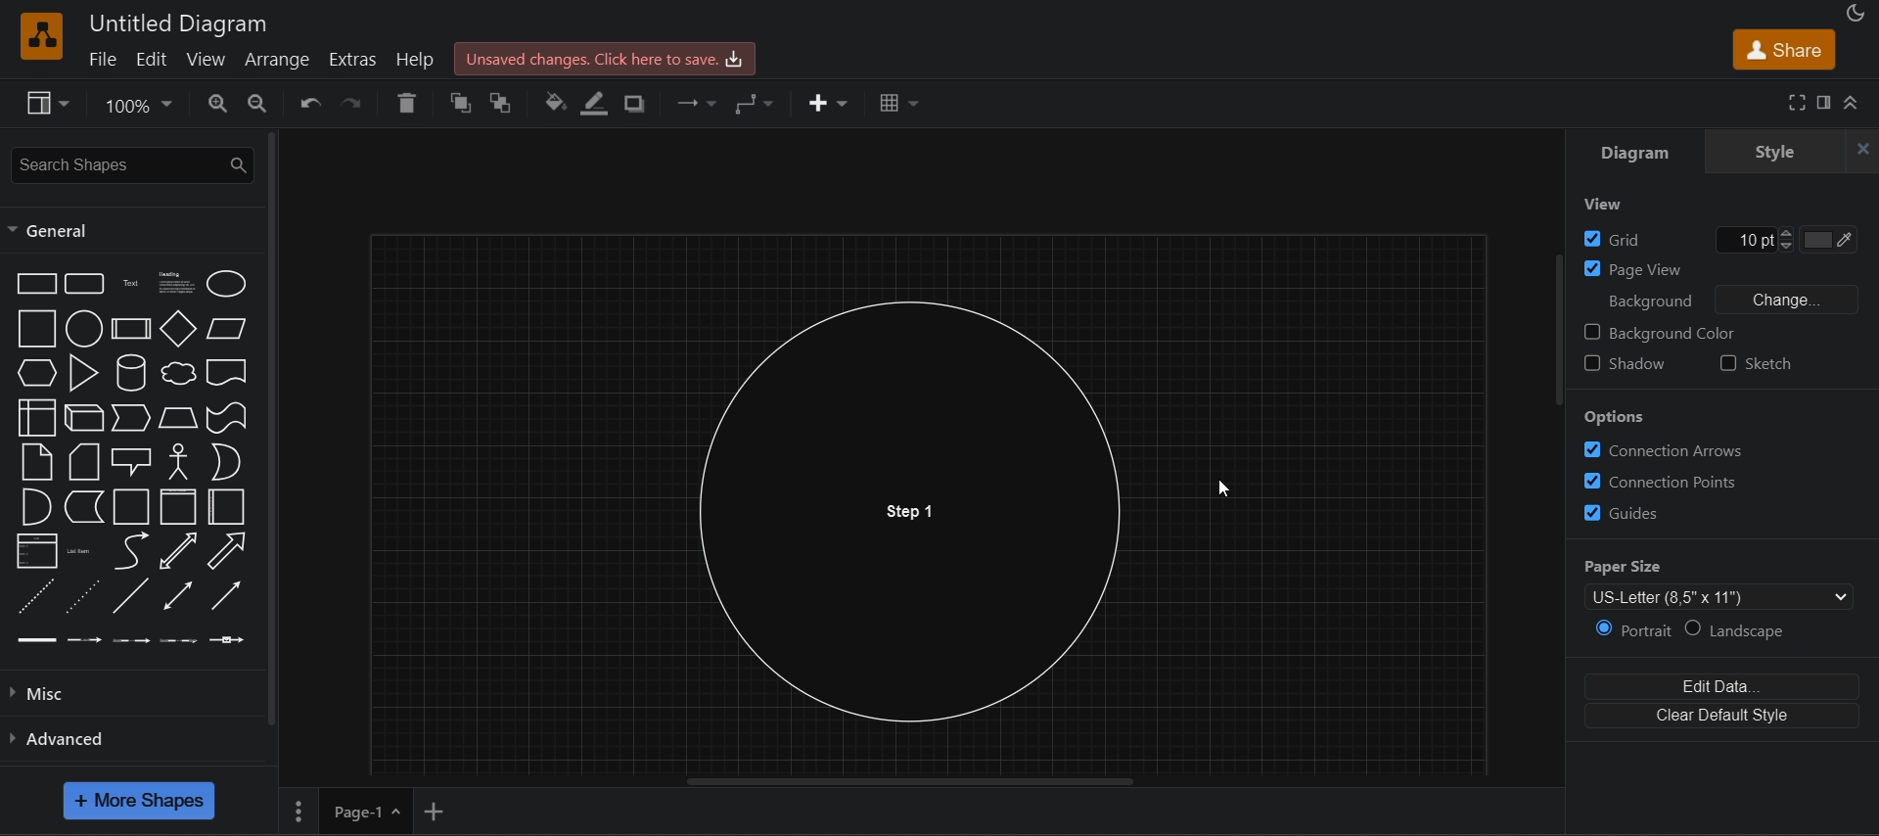  What do you see at coordinates (1677, 449) in the screenshot?
I see `Correction Arrows` at bounding box center [1677, 449].